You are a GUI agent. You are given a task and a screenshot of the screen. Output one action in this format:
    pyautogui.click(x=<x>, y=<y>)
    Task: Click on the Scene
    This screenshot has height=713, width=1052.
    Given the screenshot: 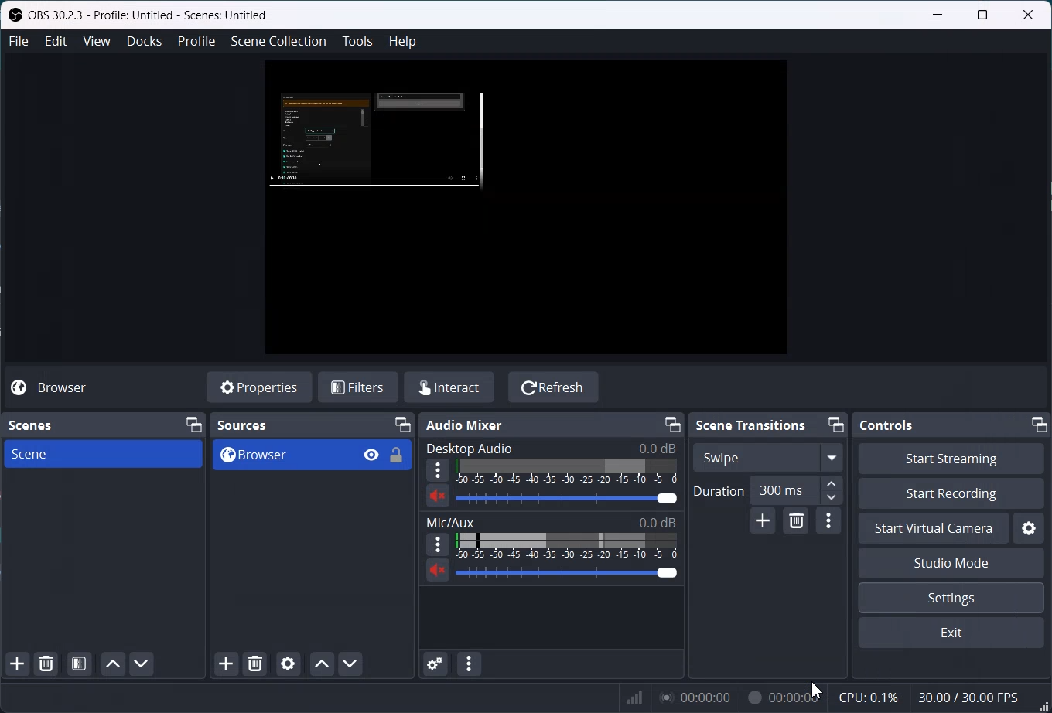 What is the action you would take?
    pyautogui.click(x=104, y=455)
    